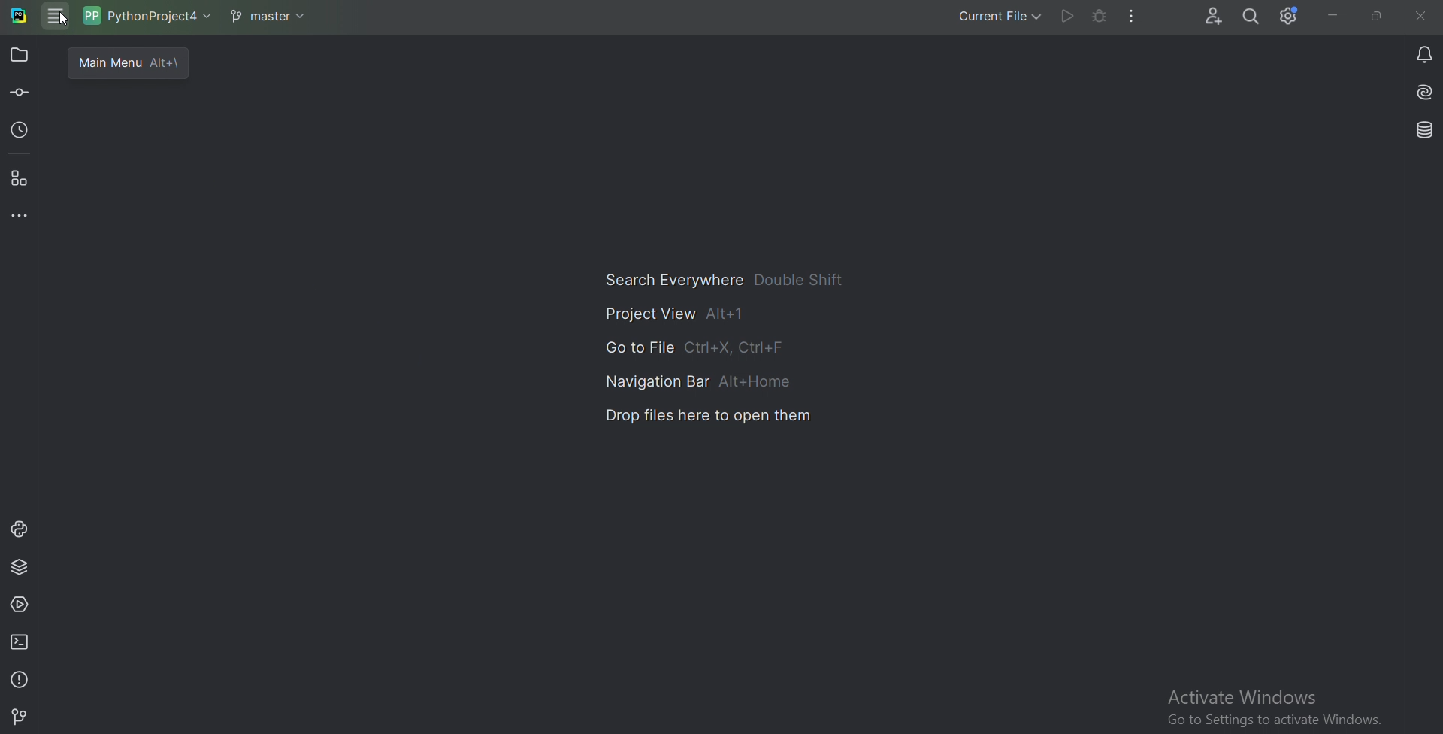 This screenshot has height=734, width=1443. I want to click on Code with me, so click(1212, 17).